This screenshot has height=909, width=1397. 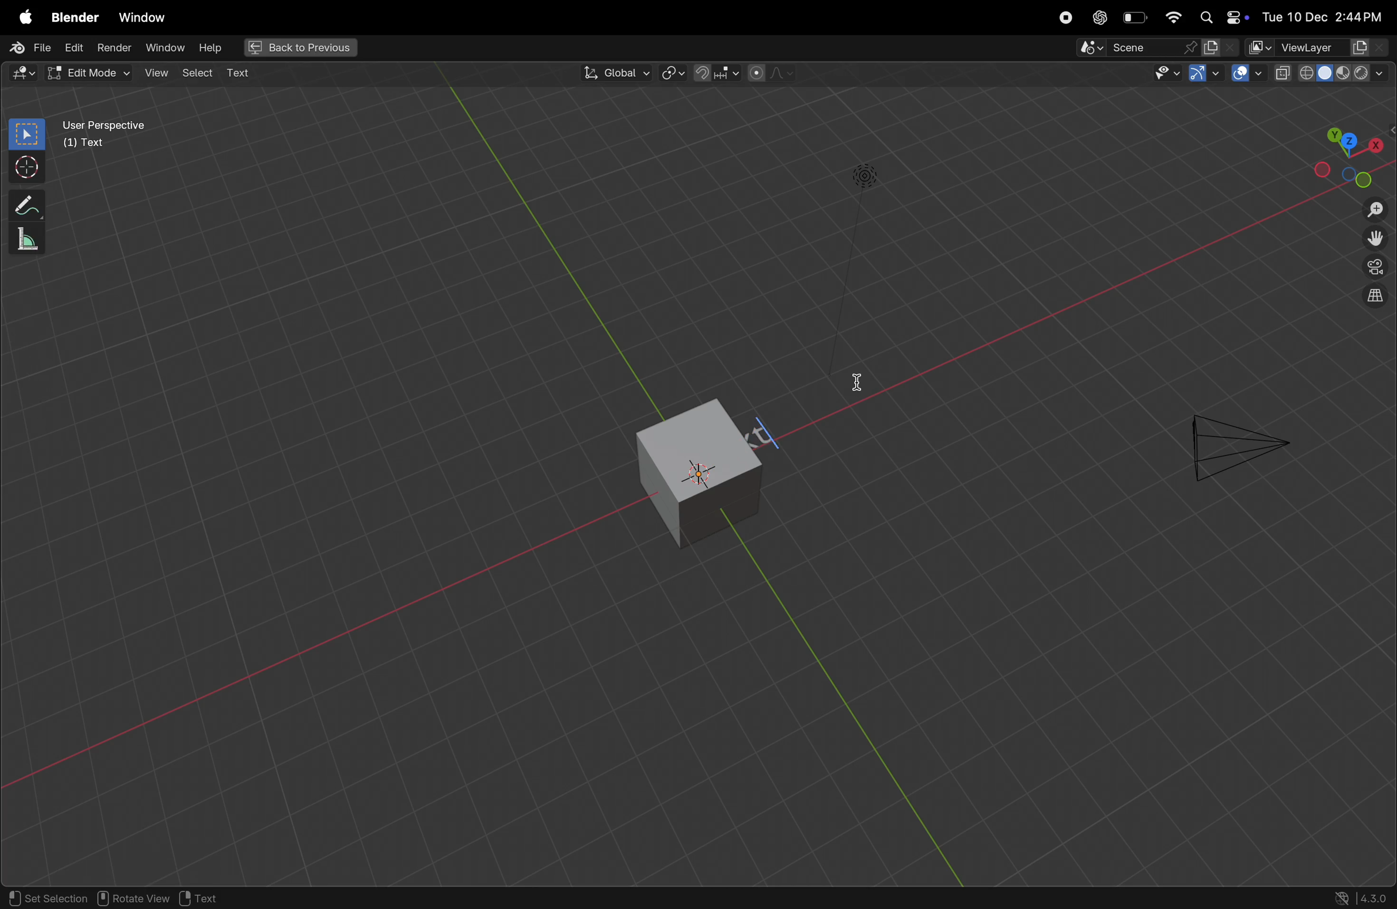 I want to click on help, so click(x=216, y=47).